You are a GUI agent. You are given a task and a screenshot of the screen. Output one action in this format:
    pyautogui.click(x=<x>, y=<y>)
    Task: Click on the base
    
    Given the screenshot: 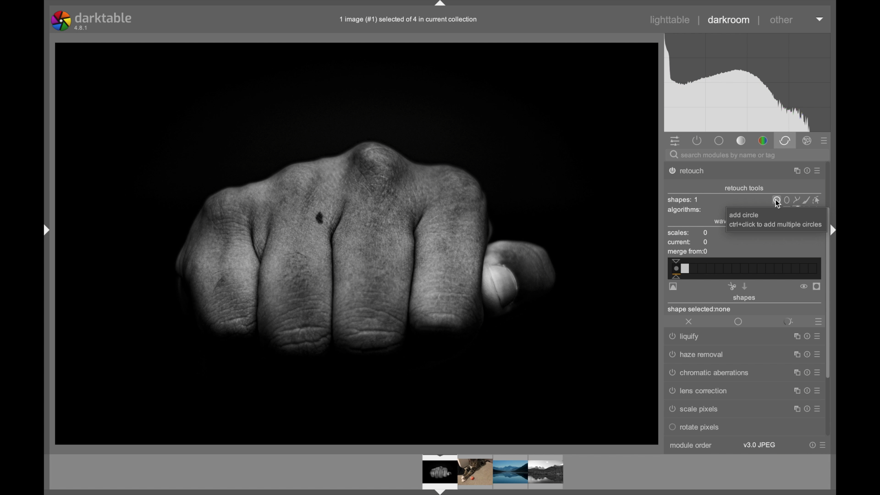 What is the action you would take?
    pyautogui.click(x=719, y=140)
    